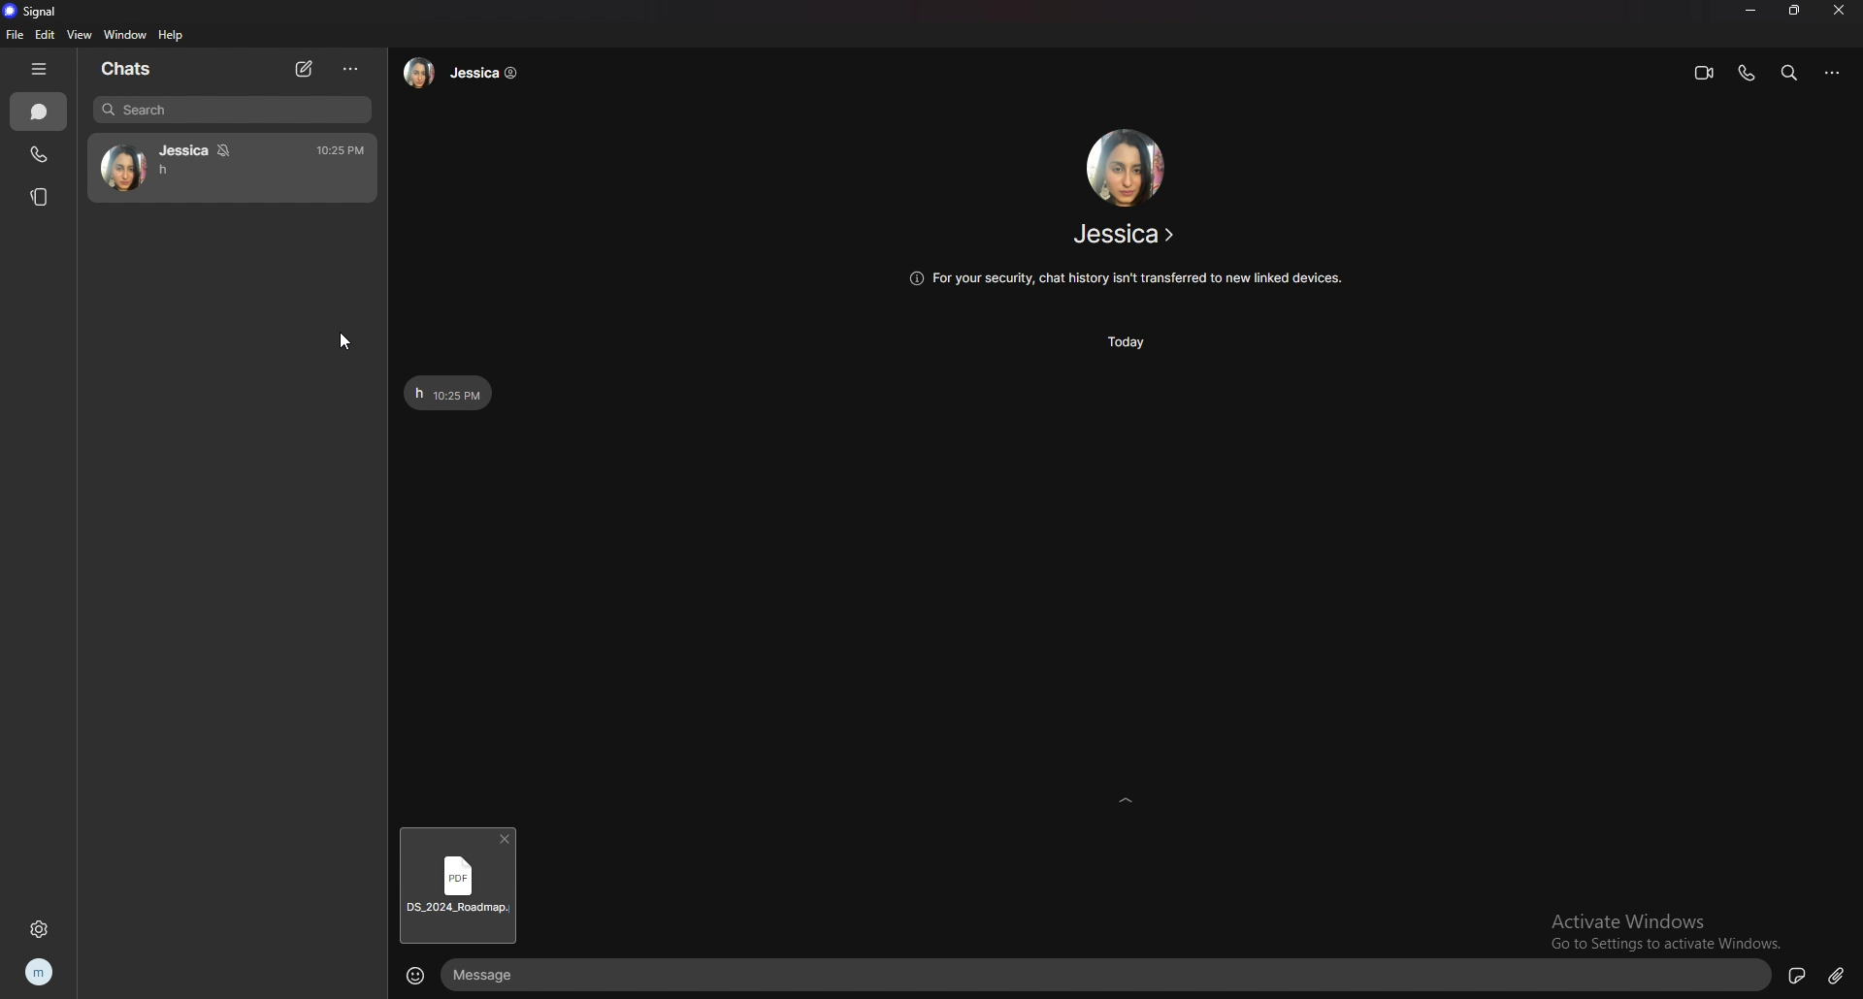 Image resolution: width=1863 pixels, height=999 pixels. Describe the element at coordinates (448, 392) in the screenshot. I see `text` at that location.